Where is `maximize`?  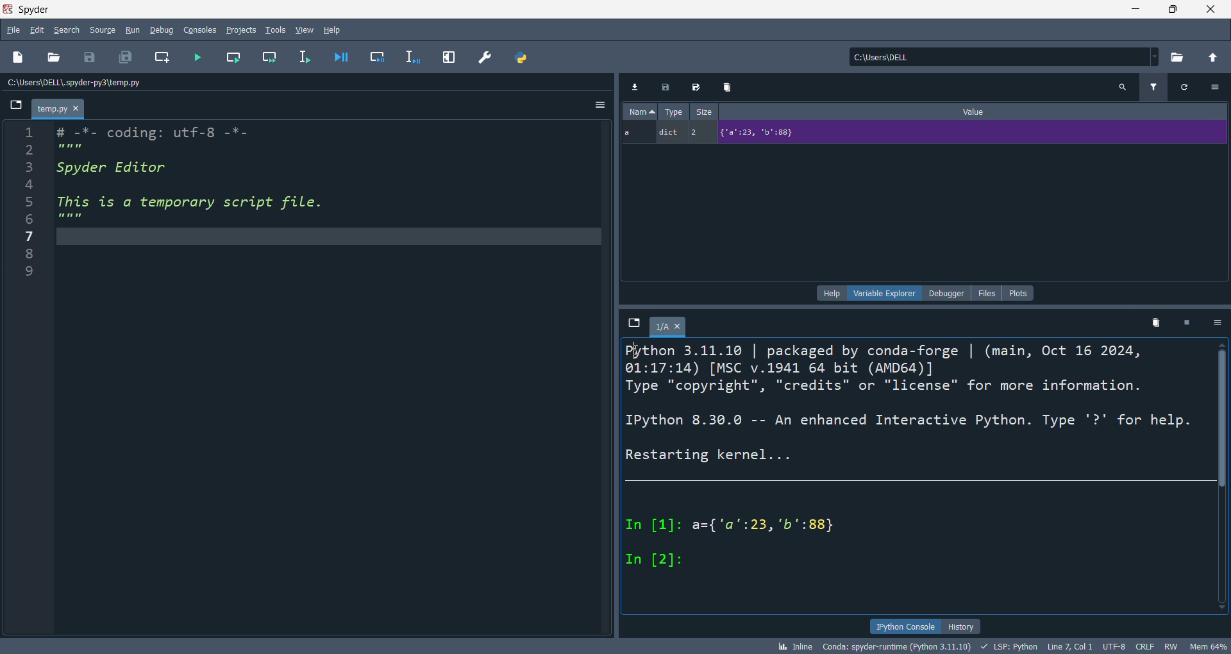 maximize is located at coordinates (1167, 10).